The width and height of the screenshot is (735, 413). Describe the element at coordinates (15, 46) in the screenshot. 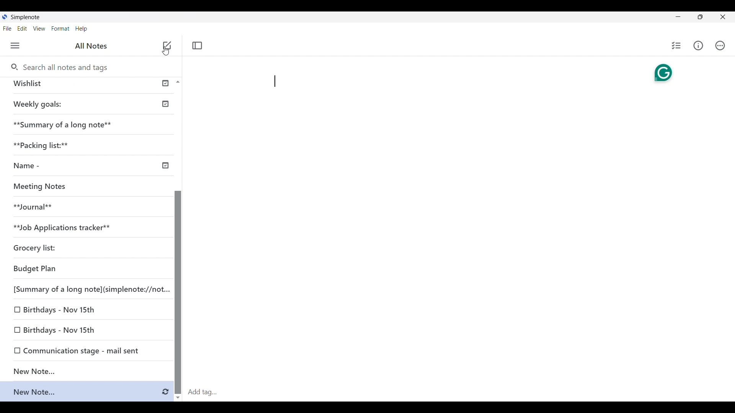

I see `Menu` at that location.